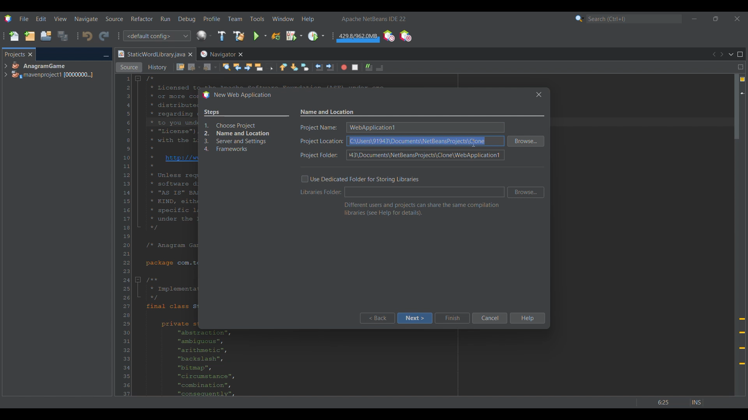 The height and width of the screenshot is (420, 748). Describe the element at coordinates (194, 67) in the screenshot. I see `Back` at that location.